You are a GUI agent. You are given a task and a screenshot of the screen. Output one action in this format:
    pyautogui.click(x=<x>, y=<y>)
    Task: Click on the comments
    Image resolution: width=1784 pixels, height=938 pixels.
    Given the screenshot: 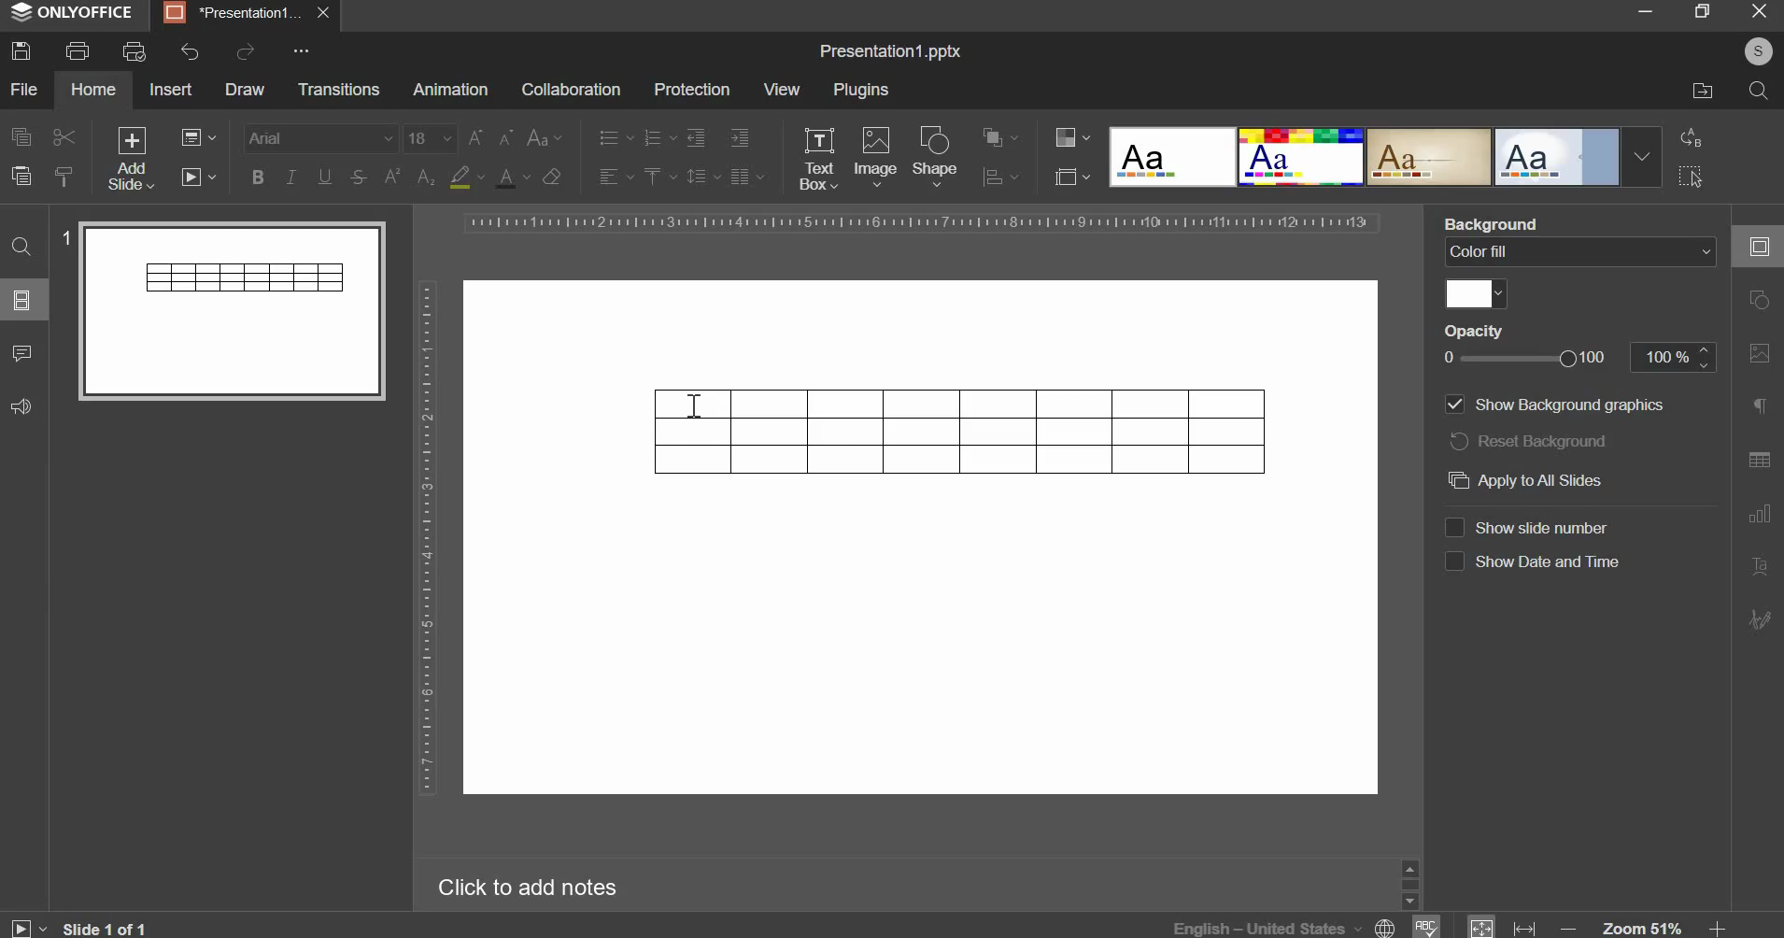 What is the action you would take?
    pyautogui.click(x=21, y=353)
    